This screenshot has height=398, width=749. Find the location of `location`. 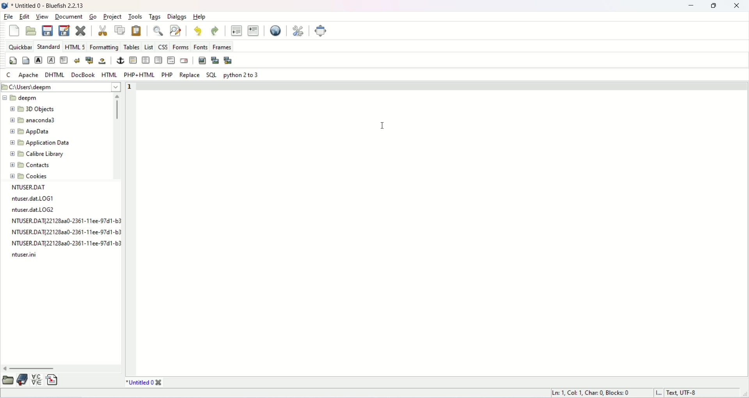

location is located at coordinates (62, 86).